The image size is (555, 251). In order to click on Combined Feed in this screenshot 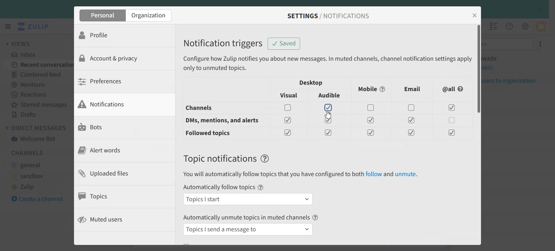, I will do `click(38, 74)`.